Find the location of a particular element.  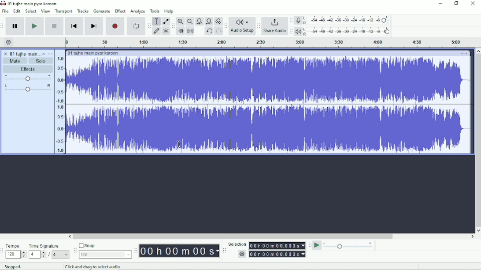

Audacity play-at-speed toolbar is located at coordinates (310, 245).